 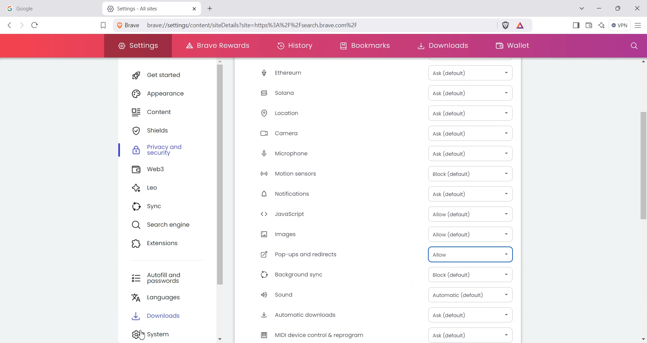 I want to click on google, so click(x=51, y=8).